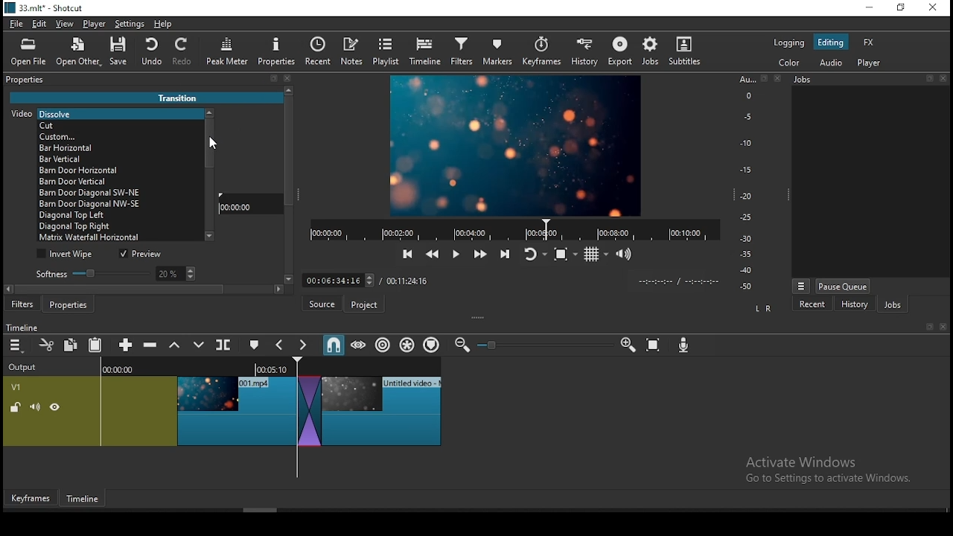 Image resolution: width=953 pixels, height=536 pixels. I want to click on , so click(943, 328).